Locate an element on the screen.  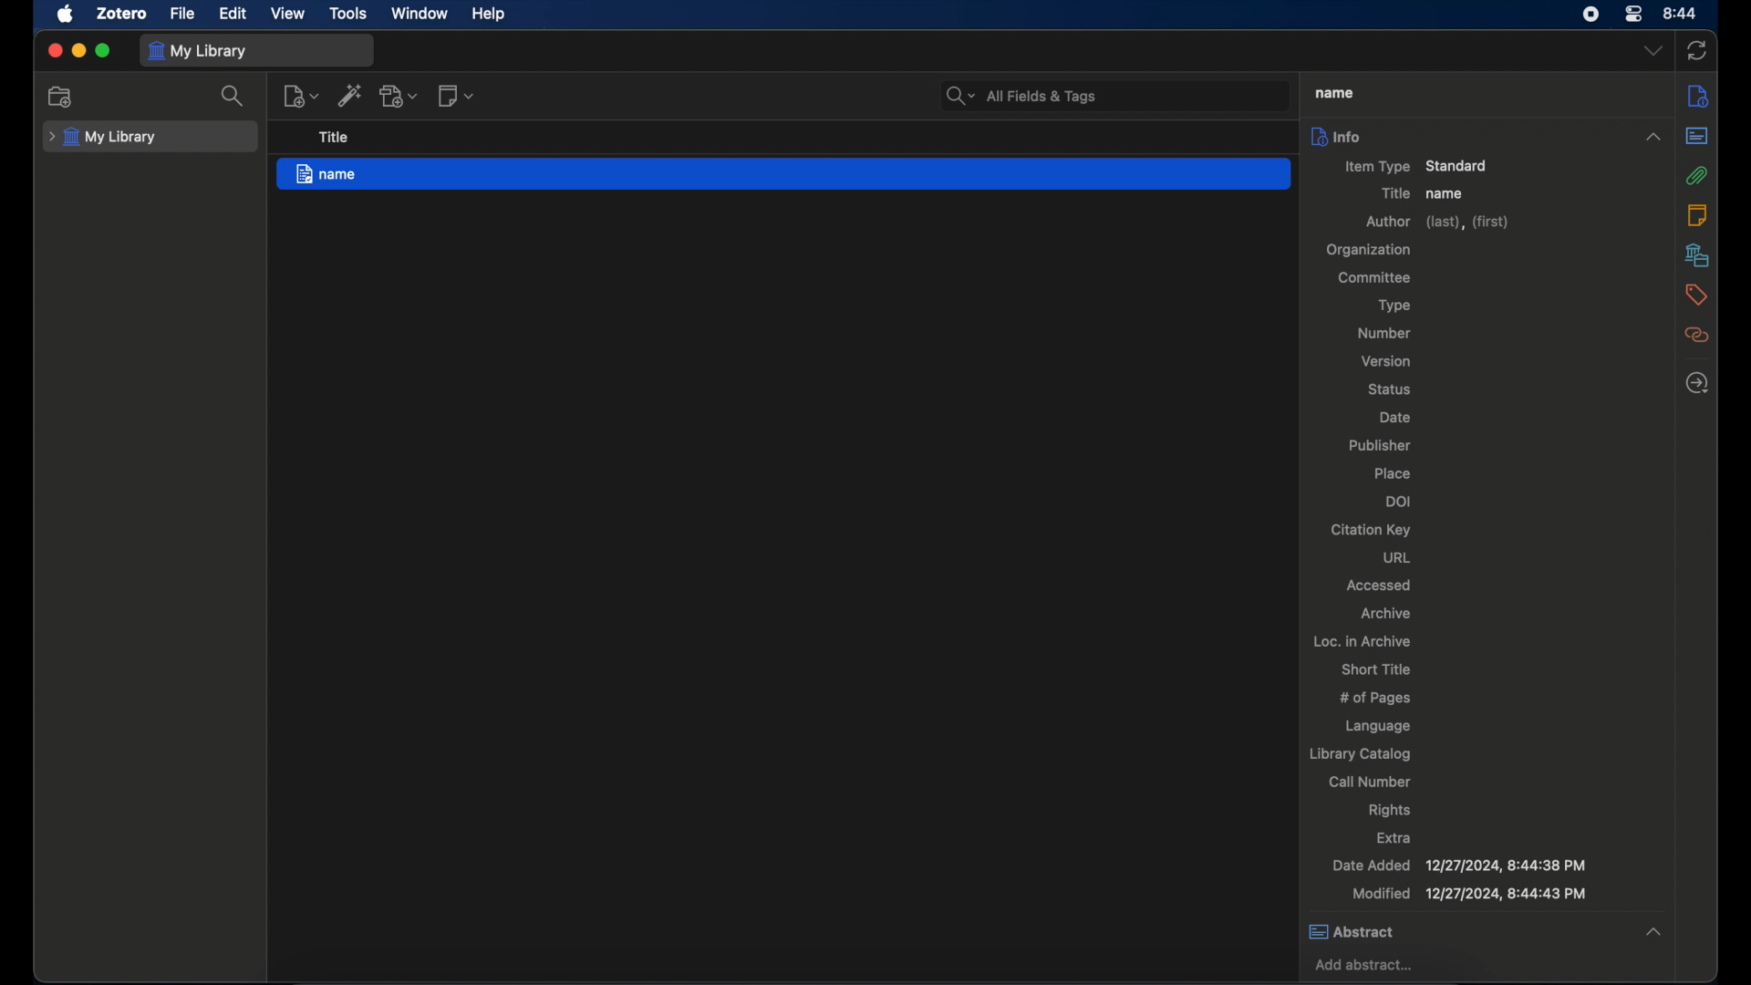
name is located at coordinates (1334, 93).